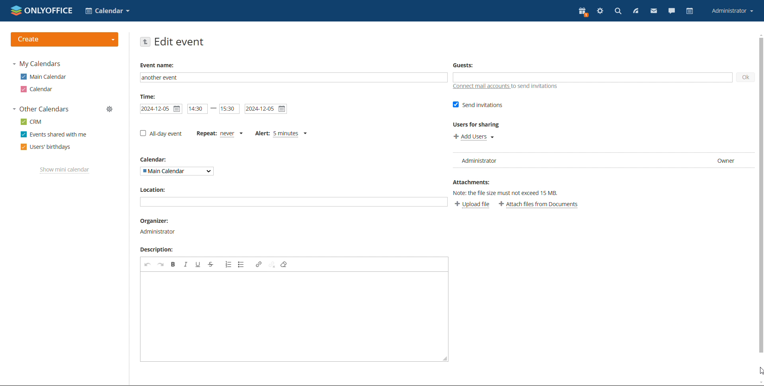  I want to click on scroll down, so click(759, 382).